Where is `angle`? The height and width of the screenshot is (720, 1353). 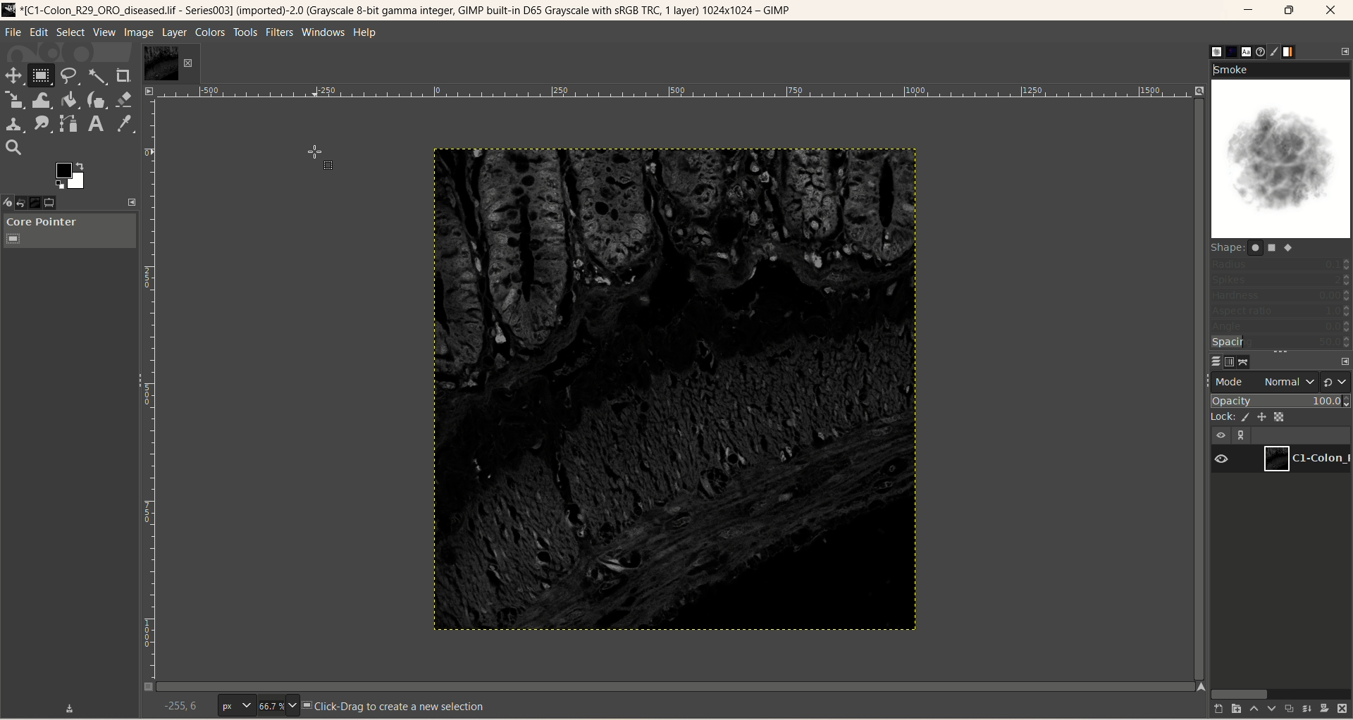 angle is located at coordinates (1282, 327).